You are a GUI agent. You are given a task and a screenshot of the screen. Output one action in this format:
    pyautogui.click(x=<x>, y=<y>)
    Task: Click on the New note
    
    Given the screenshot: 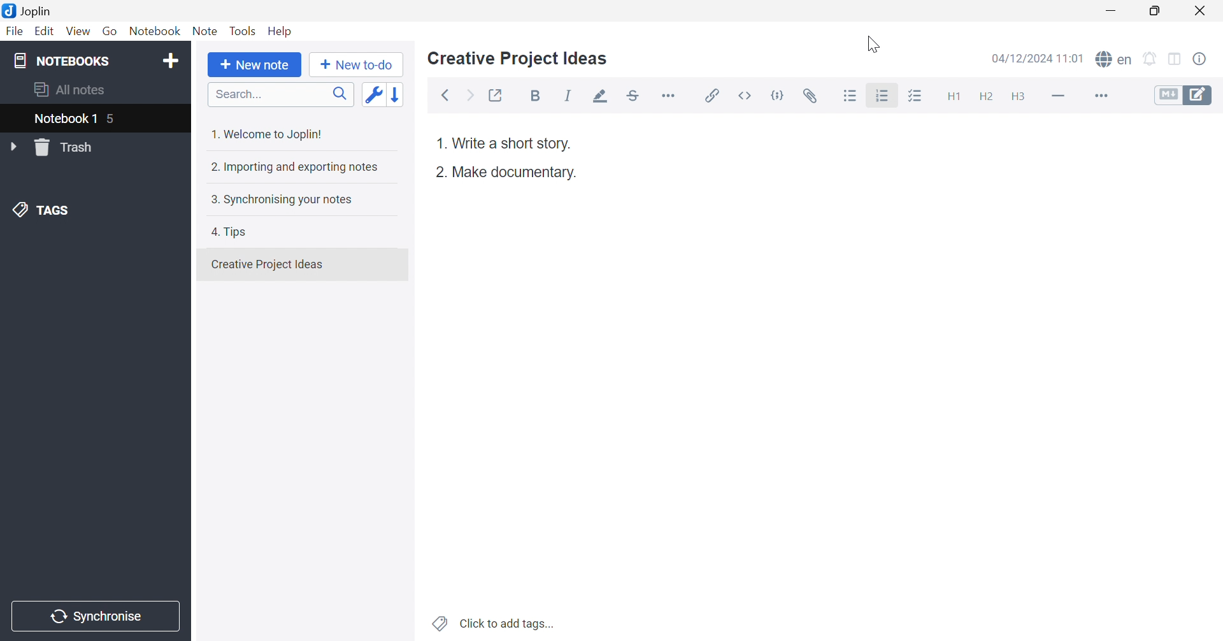 What is the action you would take?
    pyautogui.click(x=254, y=64)
    